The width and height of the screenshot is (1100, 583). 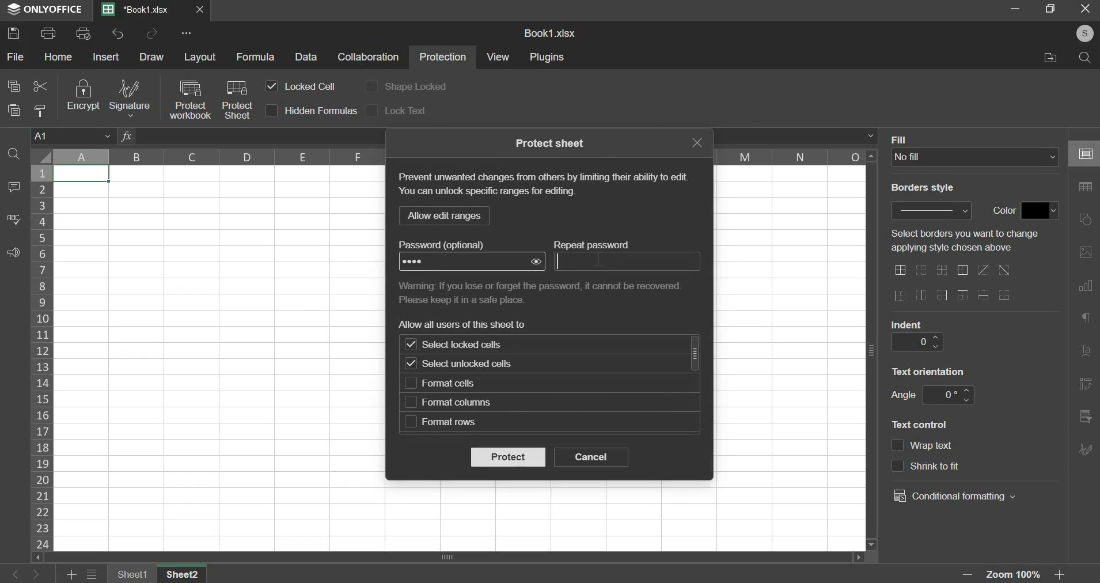 What do you see at coordinates (43, 10) in the screenshot?
I see `ONLYOFFICE` at bounding box center [43, 10].